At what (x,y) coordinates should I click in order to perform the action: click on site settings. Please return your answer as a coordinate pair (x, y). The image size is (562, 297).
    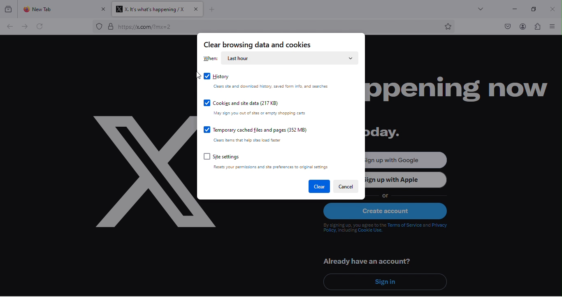
    Looking at the image, I should click on (269, 161).